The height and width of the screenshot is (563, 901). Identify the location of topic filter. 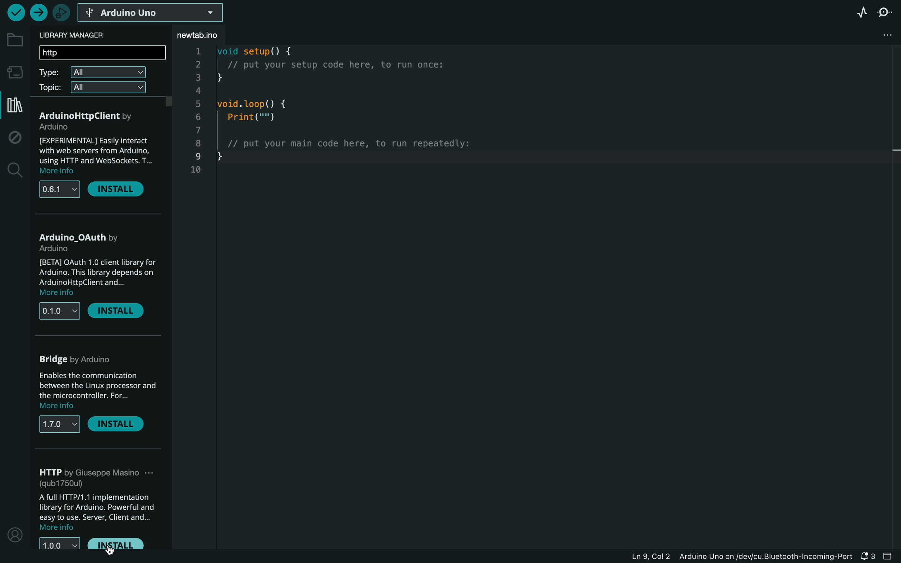
(92, 89).